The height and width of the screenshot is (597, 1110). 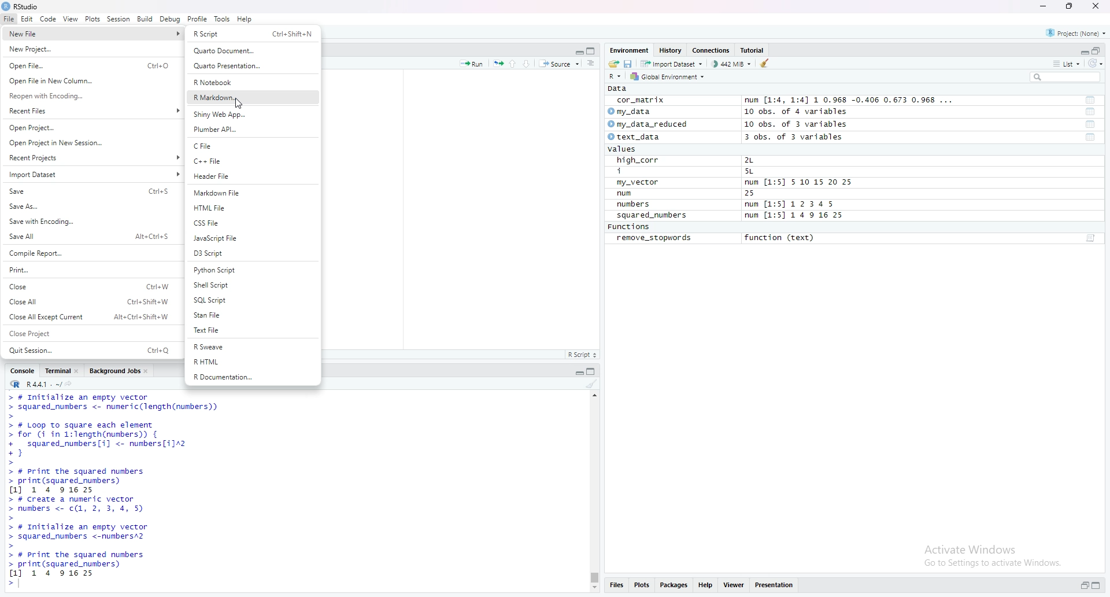 What do you see at coordinates (627, 50) in the screenshot?
I see `Environment` at bounding box center [627, 50].